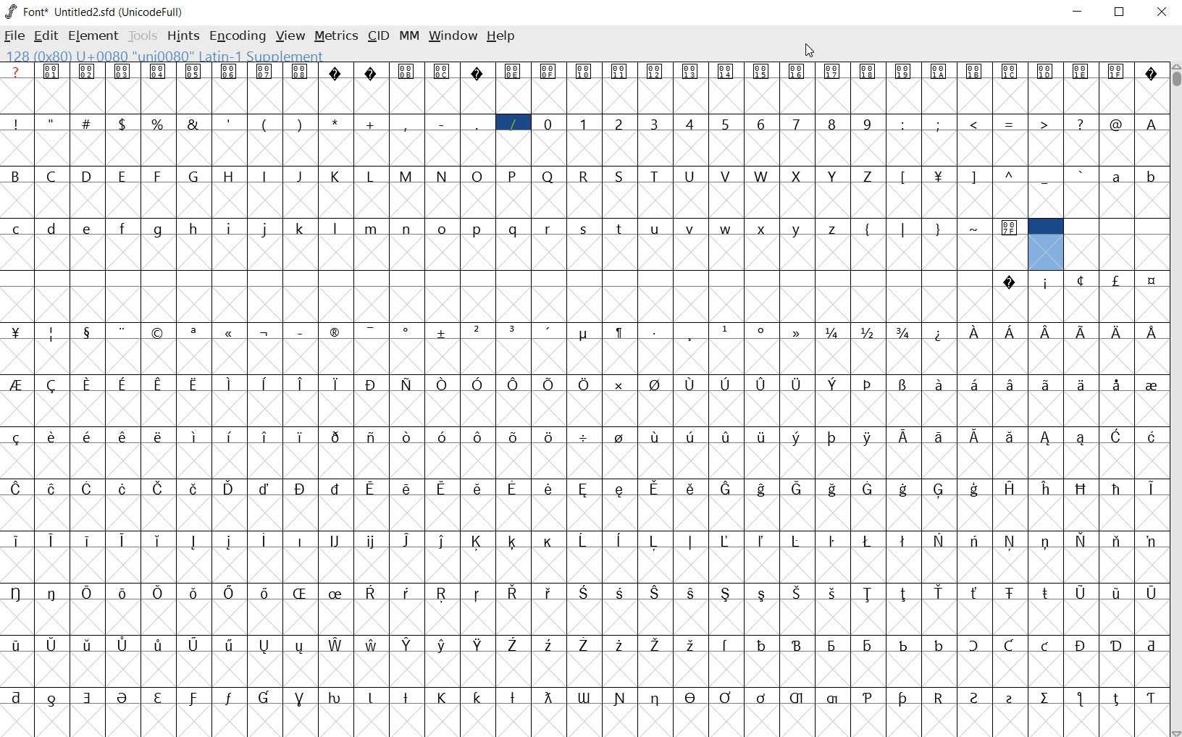 The image size is (1182, 737). Describe the element at coordinates (408, 644) in the screenshot. I see `Symbol` at that location.